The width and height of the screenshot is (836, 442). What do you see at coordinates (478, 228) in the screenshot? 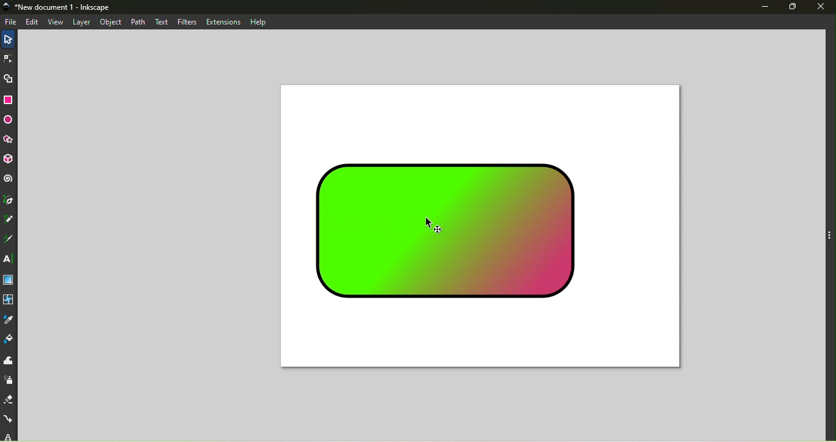
I see `Canvas` at bounding box center [478, 228].